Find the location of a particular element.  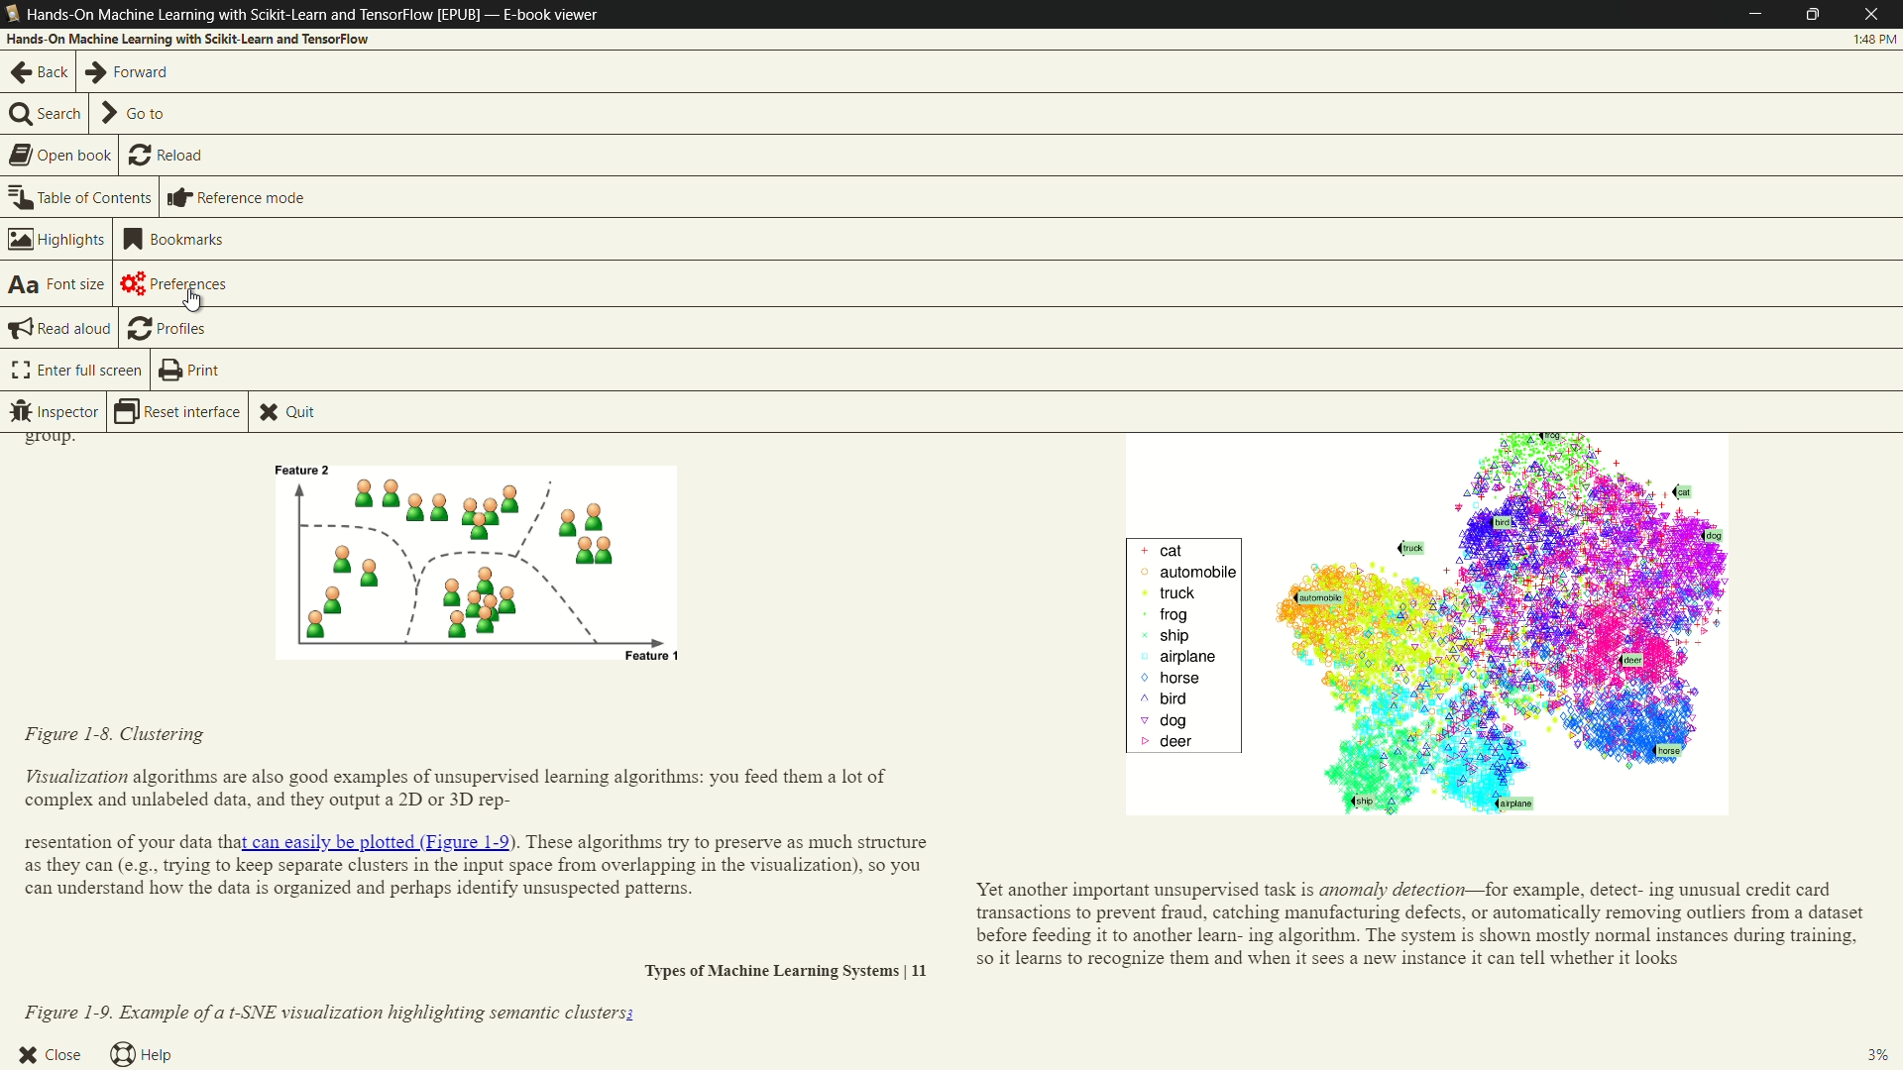

open book is located at coordinates (60, 156).